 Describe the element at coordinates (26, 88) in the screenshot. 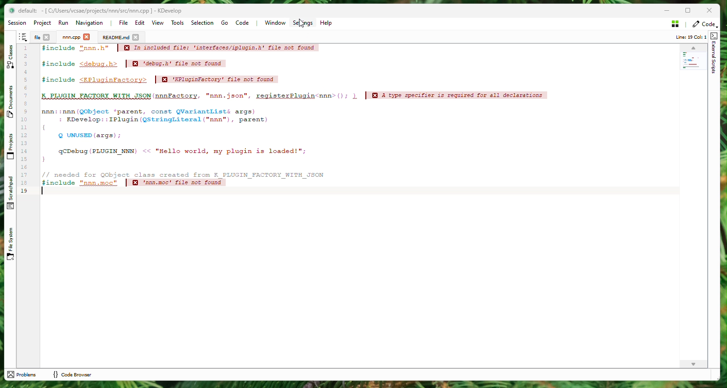

I see `6` at that location.